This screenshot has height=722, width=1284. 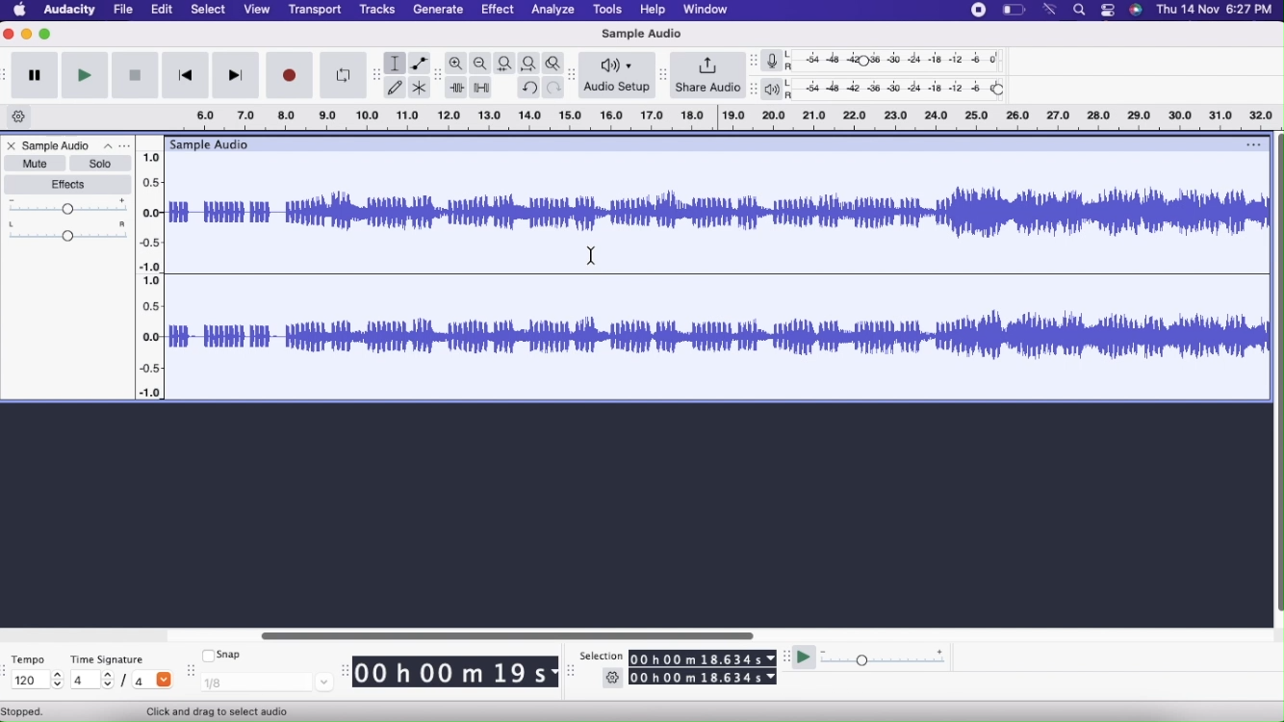 I want to click on Analyze, so click(x=551, y=11).